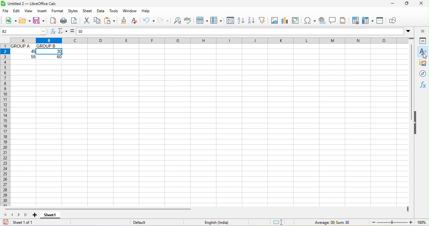 The image size is (429, 226). I want to click on navigators, so click(423, 74).